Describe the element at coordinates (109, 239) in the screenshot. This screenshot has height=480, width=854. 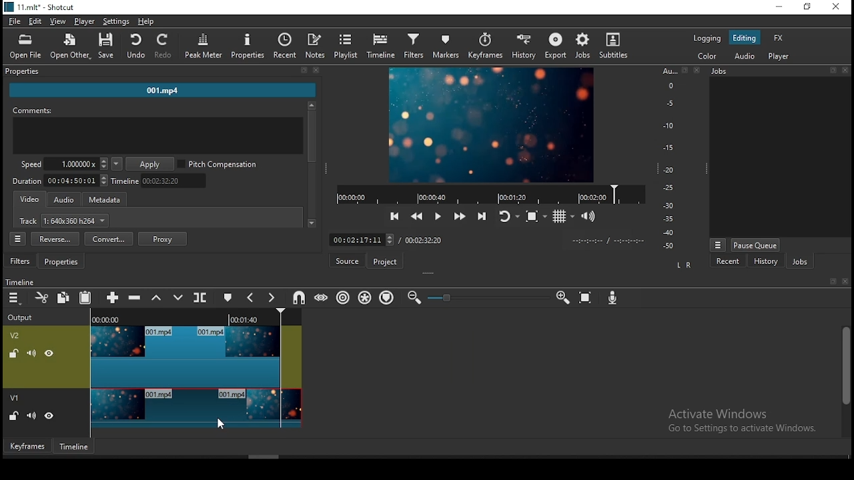
I see `convert` at that location.